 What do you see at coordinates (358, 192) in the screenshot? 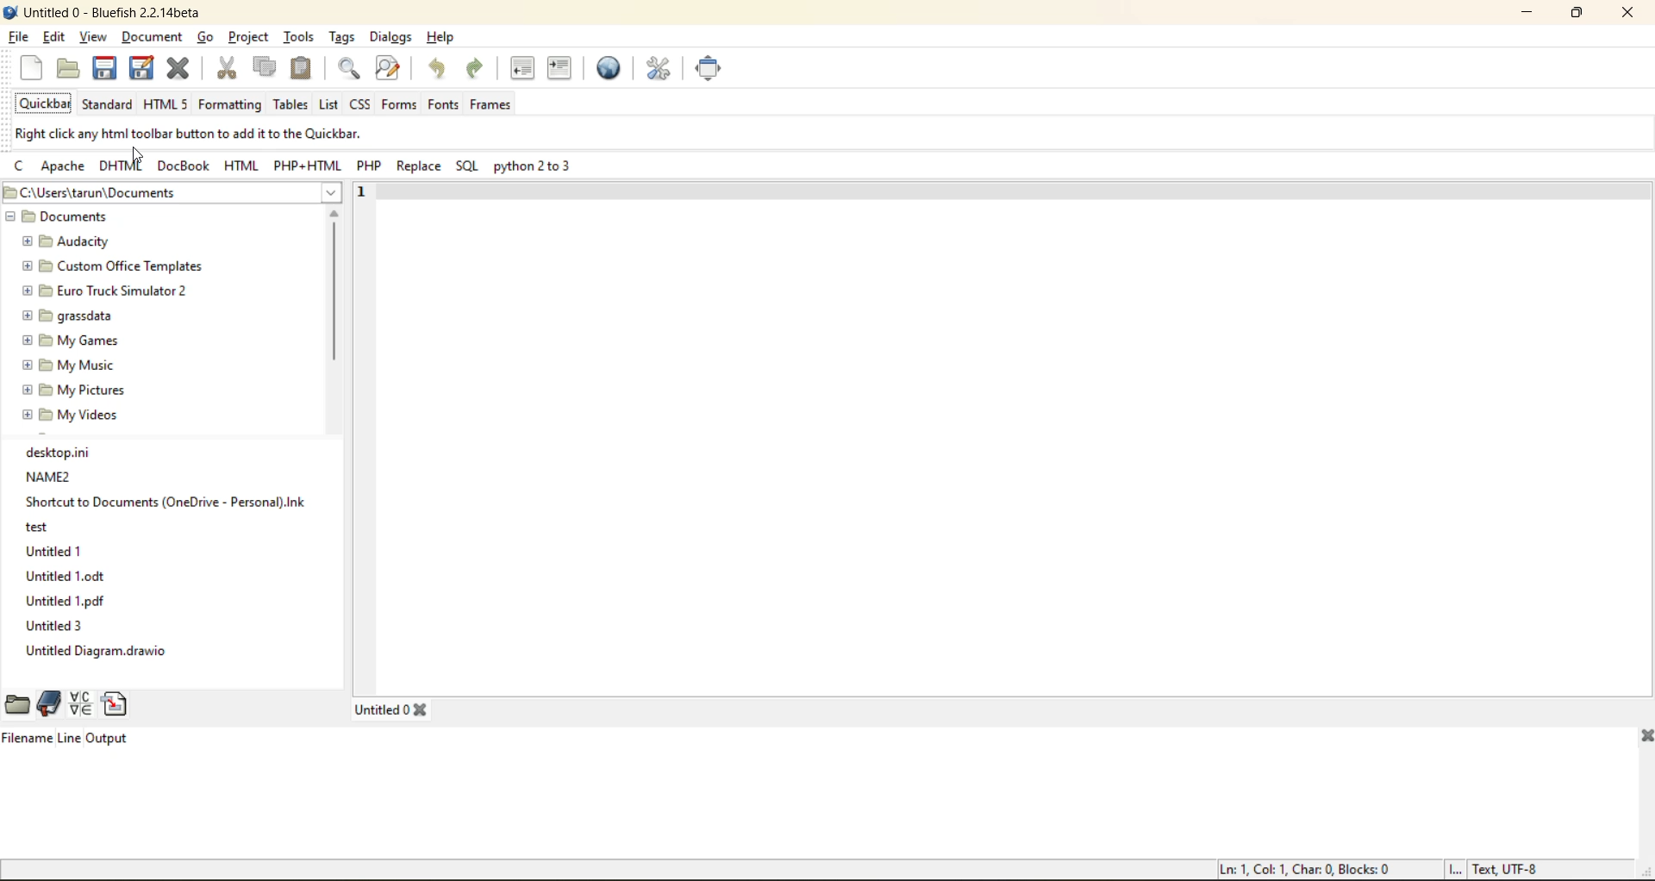
I see `1` at bounding box center [358, 192].